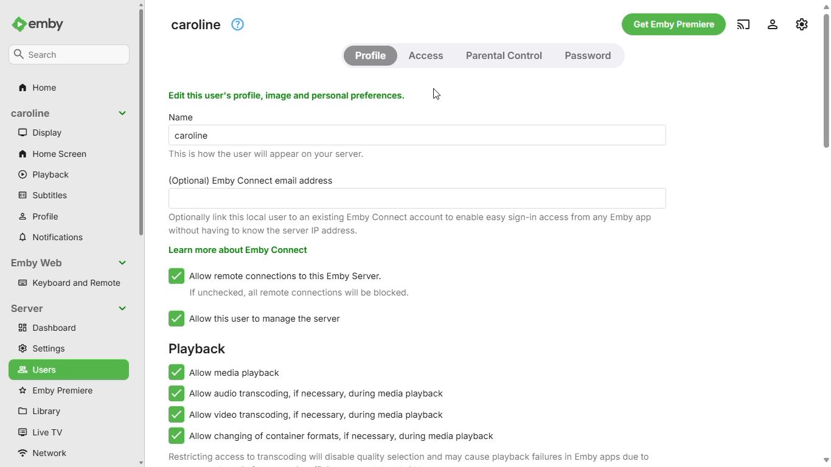 This screenshot has height=467, width=831. I want to click on help, so click(238, 25).